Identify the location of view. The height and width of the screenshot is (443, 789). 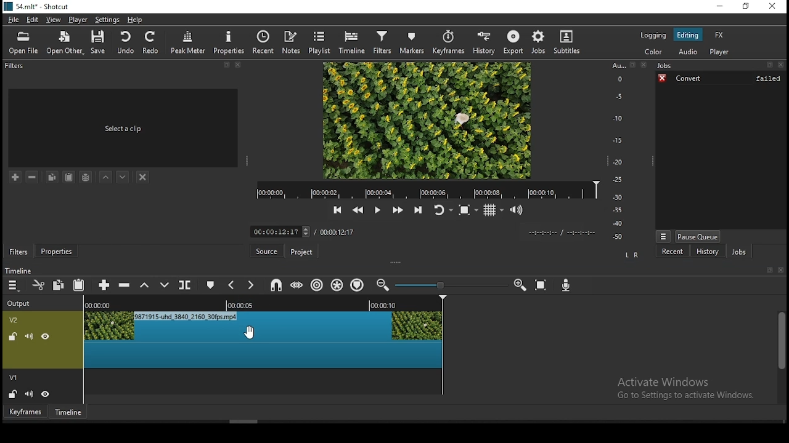
(54, 20).